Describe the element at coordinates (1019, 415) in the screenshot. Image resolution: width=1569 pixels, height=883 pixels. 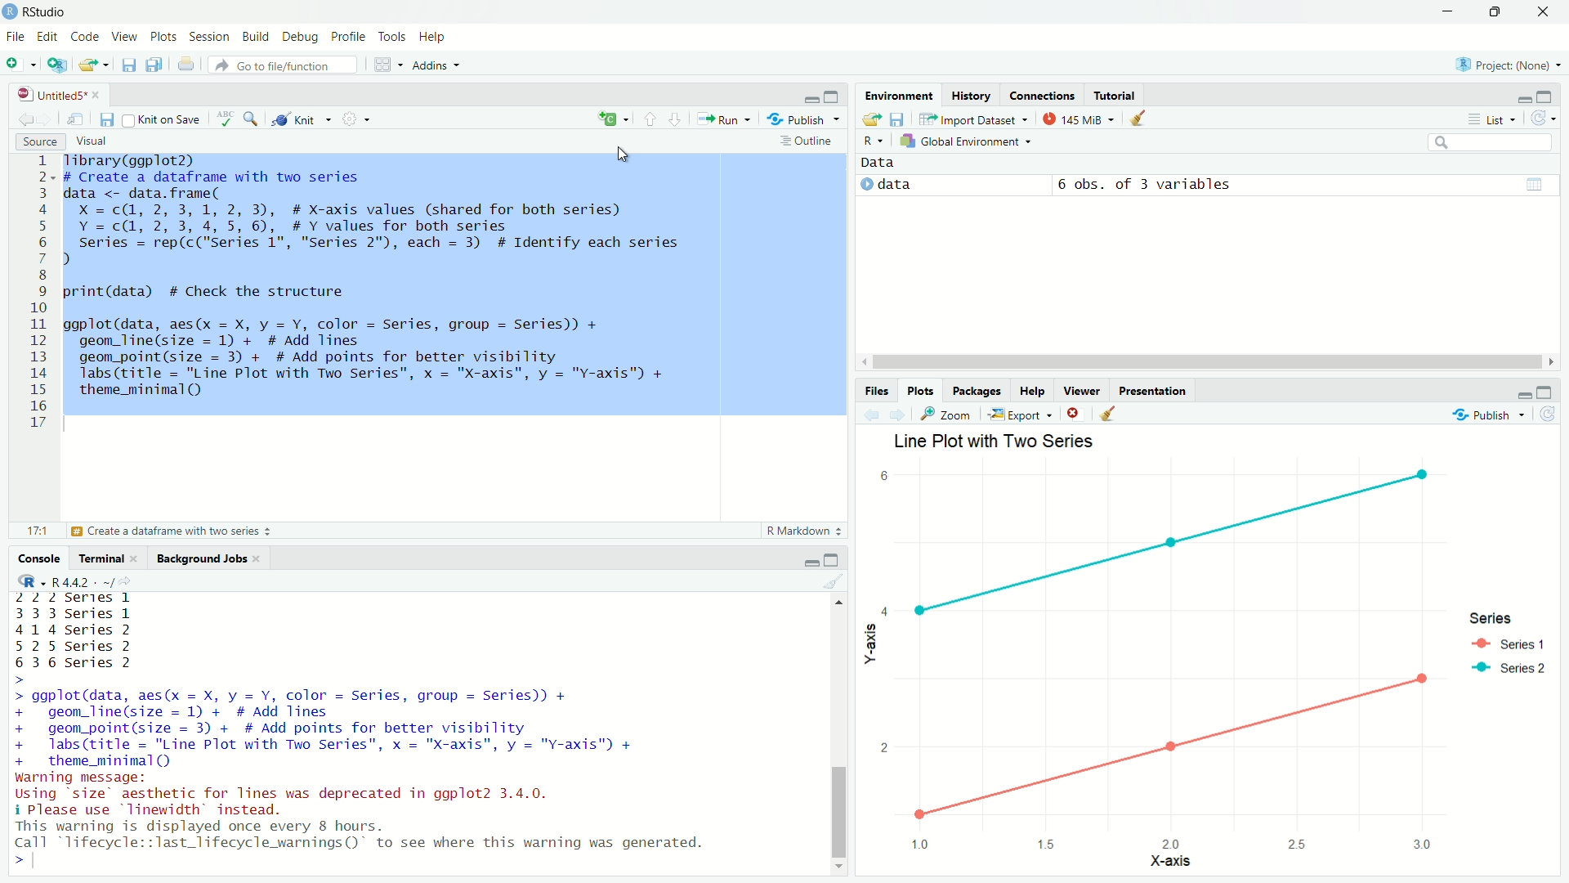
I see `Export` at that location.